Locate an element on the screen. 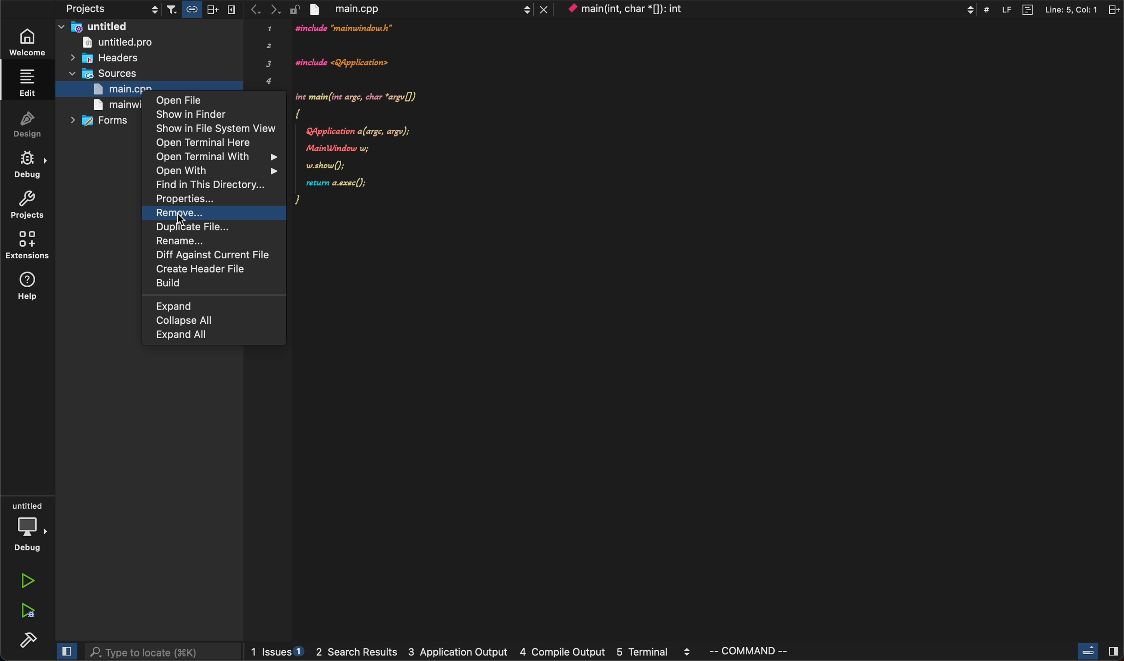 The image size is (1124, 661). design is located at coordinates (29, 124).